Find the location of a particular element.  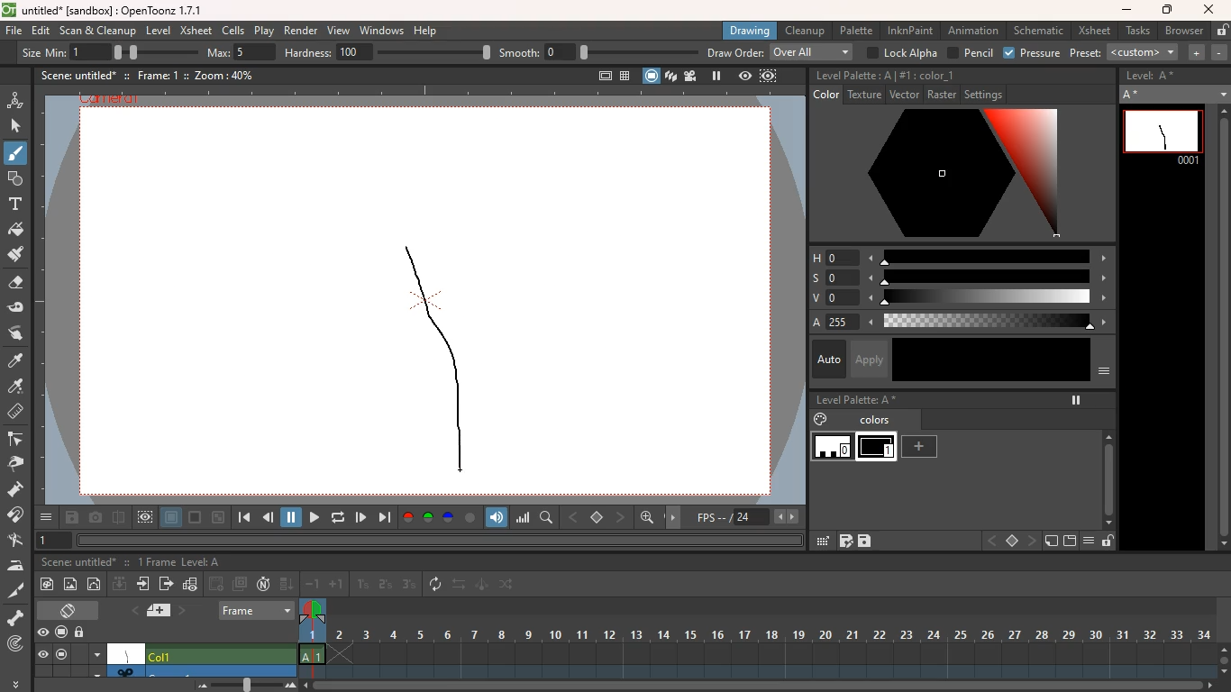

Level: A* is located at coordinates (1153, 77).